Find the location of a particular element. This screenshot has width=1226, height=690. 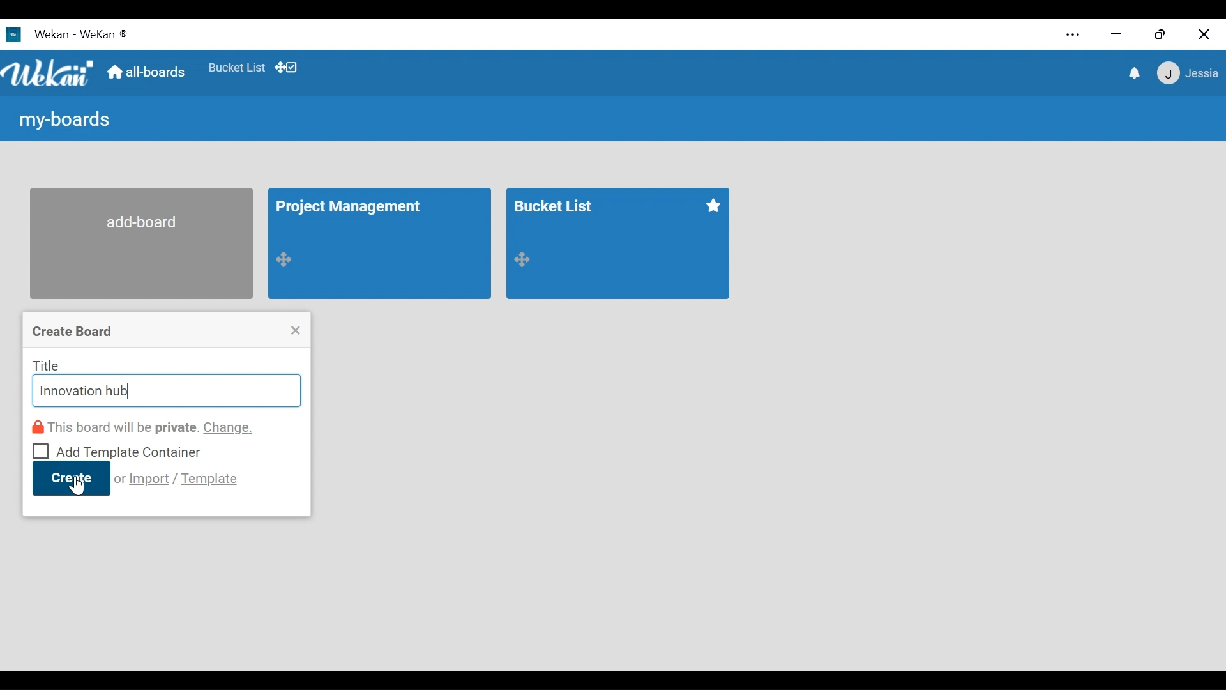

Go to Home View (all boards) is located at coordinates (145, 72).